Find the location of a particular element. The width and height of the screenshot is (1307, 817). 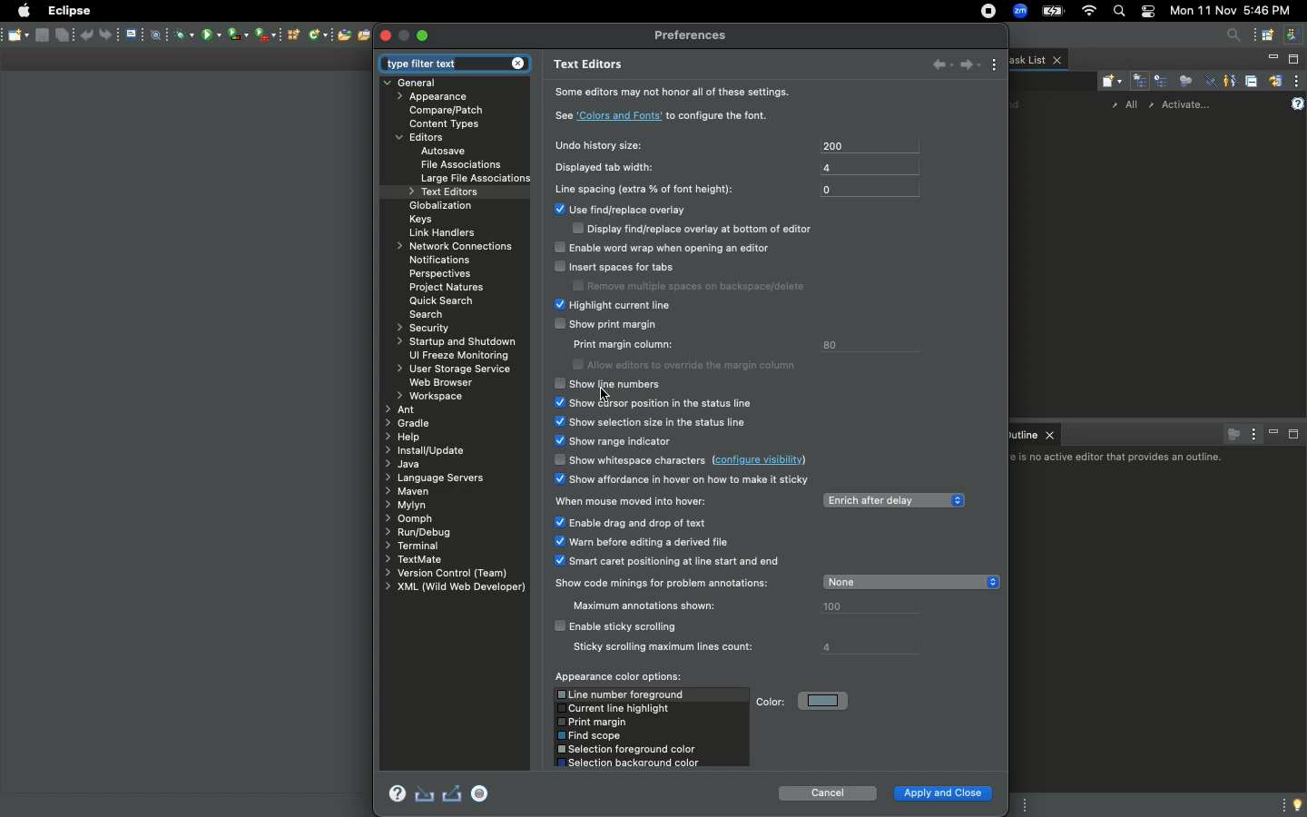

4 is located at coordinates (868, 167).